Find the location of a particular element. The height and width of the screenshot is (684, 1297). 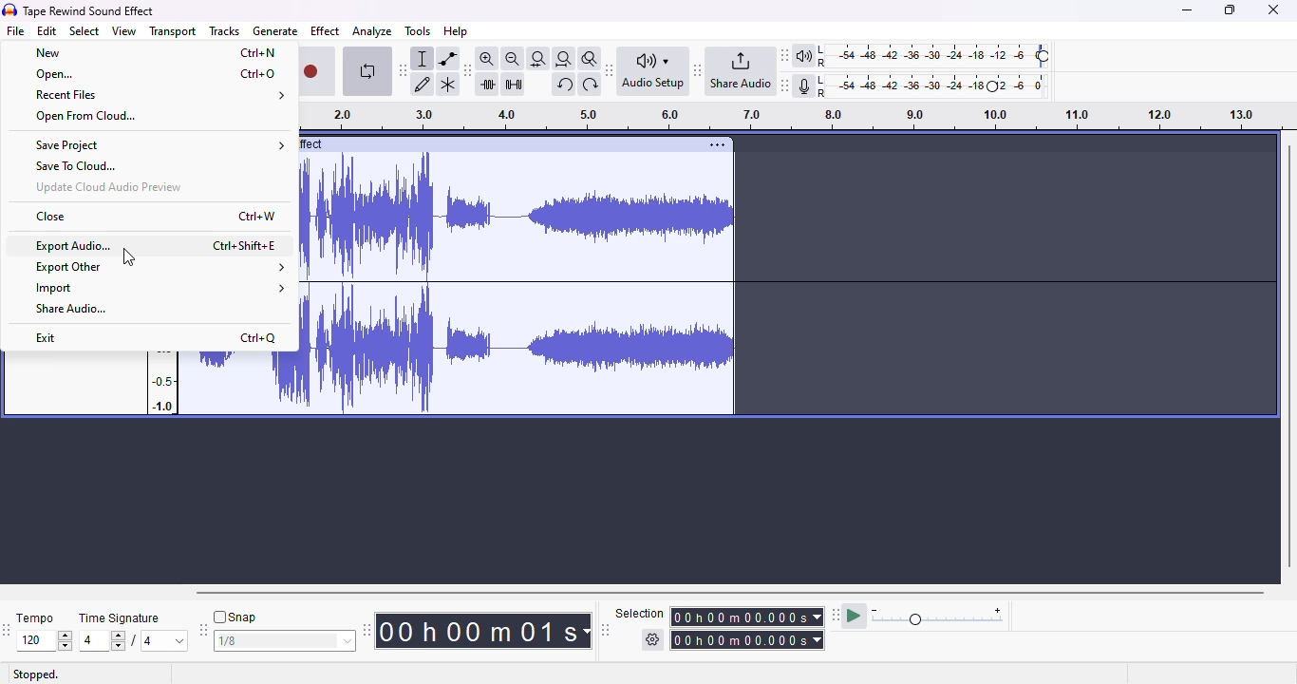

tracks is located at coordinates (224, 31).